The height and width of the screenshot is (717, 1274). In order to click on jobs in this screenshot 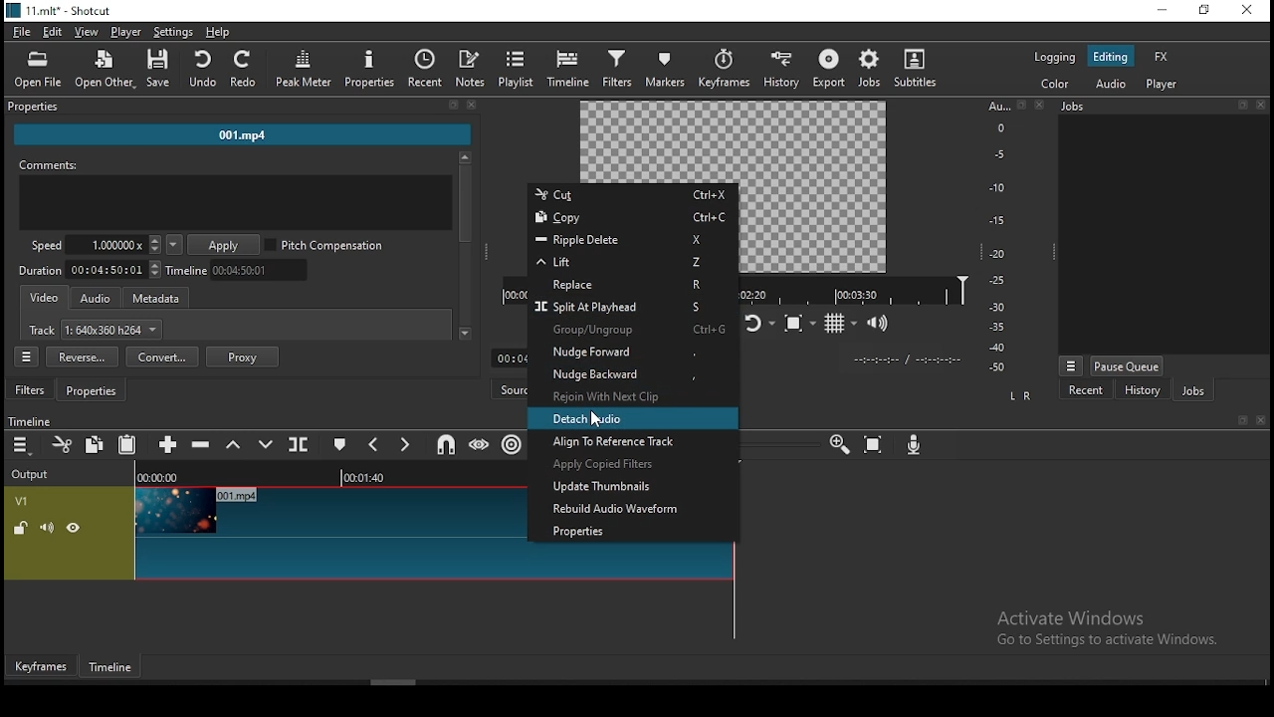, I will do `click(868, 69)`.